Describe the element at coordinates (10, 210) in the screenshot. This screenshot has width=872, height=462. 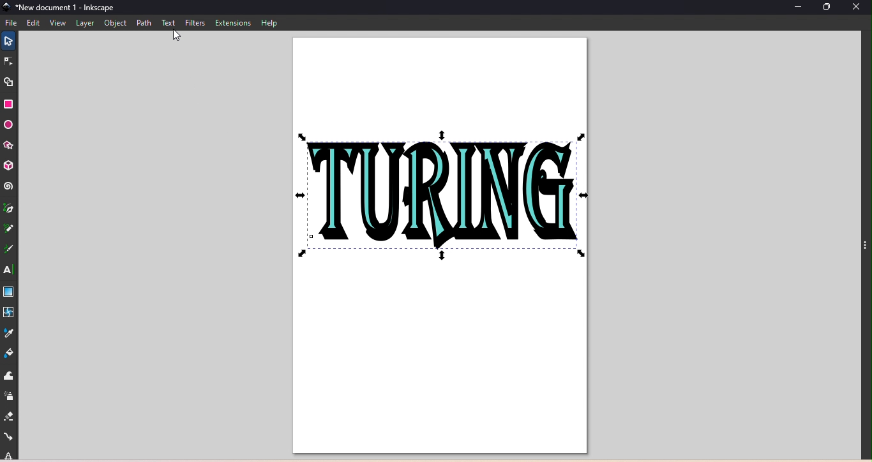
I see `Pen tool` at that location.